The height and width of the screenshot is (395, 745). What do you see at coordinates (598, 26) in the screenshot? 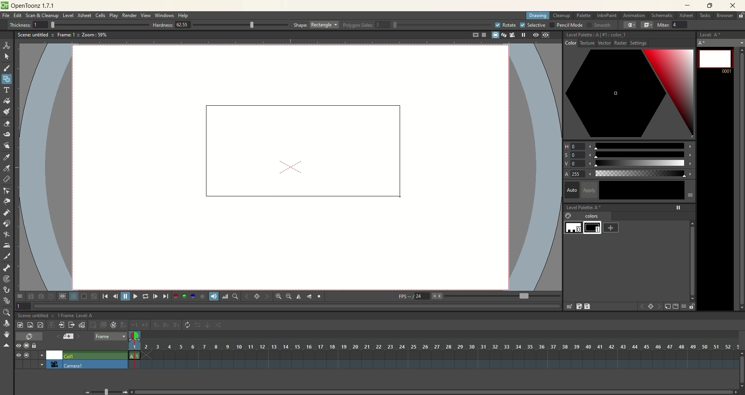
I see `smooth` at bounding box center [598, 26].